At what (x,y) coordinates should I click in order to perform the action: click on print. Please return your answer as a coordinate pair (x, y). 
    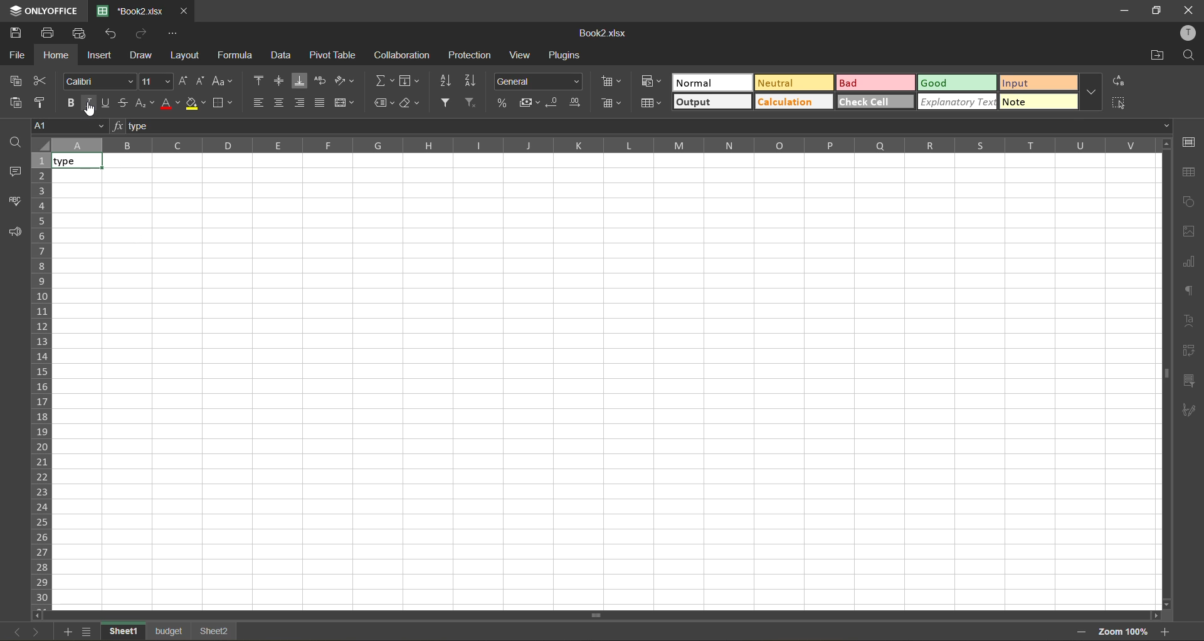
    Looking at the image, I should click on (47, 34).